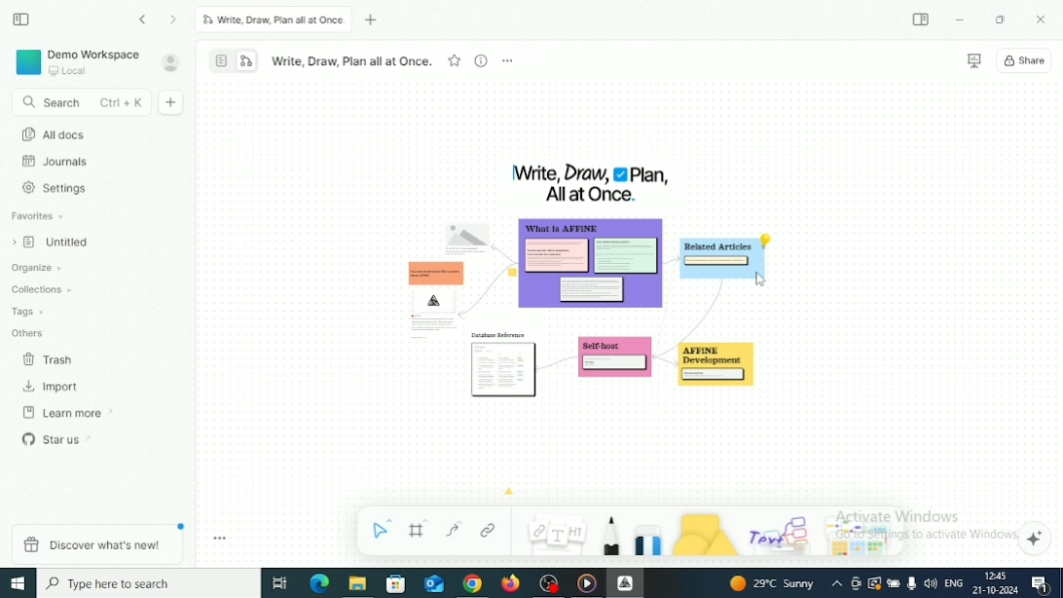  Describe the element at coordinates (454, 529) in the screenshot. I see `Curve` at that location.